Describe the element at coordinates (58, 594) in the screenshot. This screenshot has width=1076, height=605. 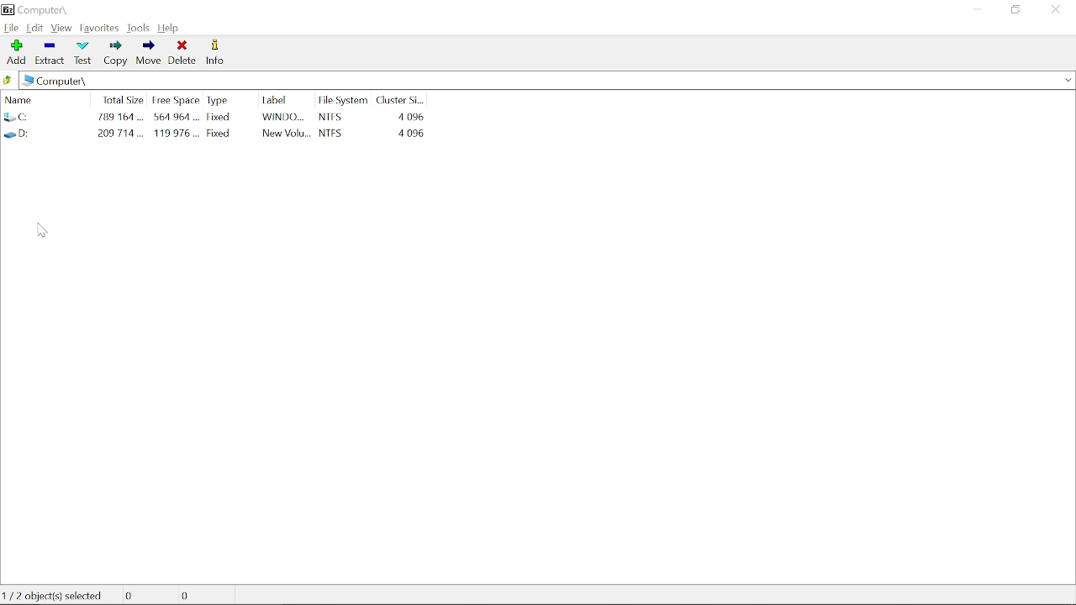
I see `0/2 objectis) selected` at that location.